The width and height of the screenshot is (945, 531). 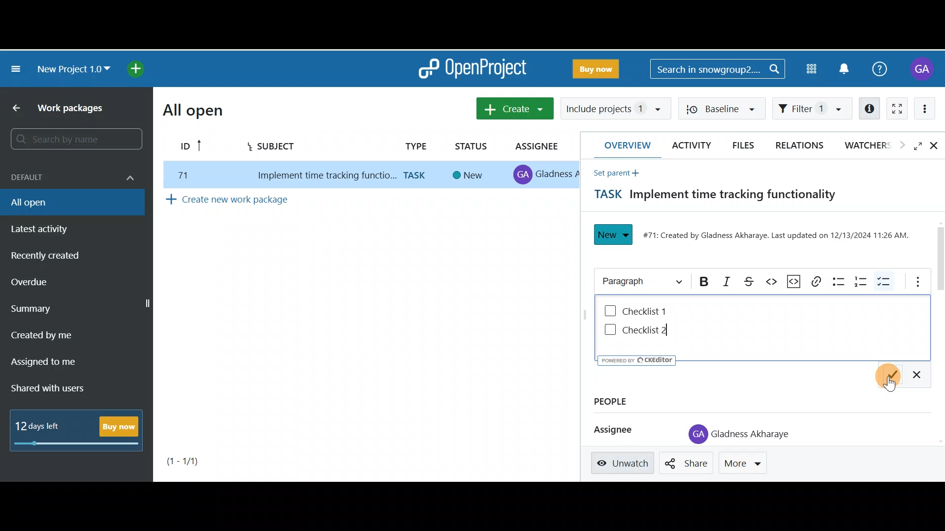 What do you see at coordinates (689, 145) in the screenshot?
I see `Activity` at bounding box center [689, 145].